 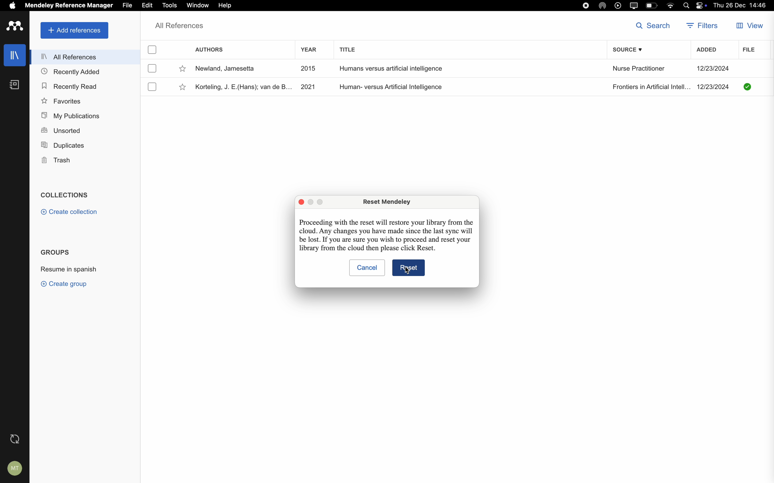 I want to click on checkbox, so click(x=153, y=68).